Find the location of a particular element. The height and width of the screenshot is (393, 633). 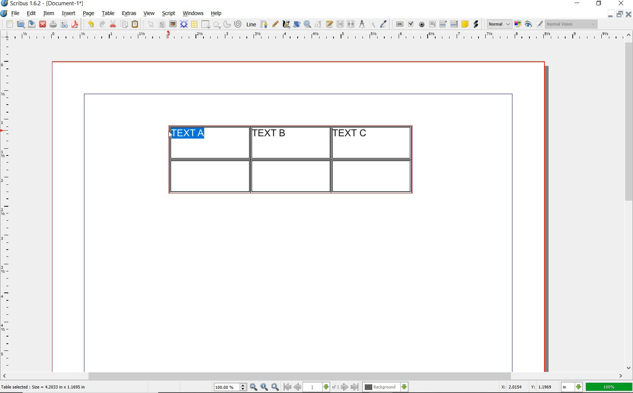

cut is located at coordinates (113, 24).